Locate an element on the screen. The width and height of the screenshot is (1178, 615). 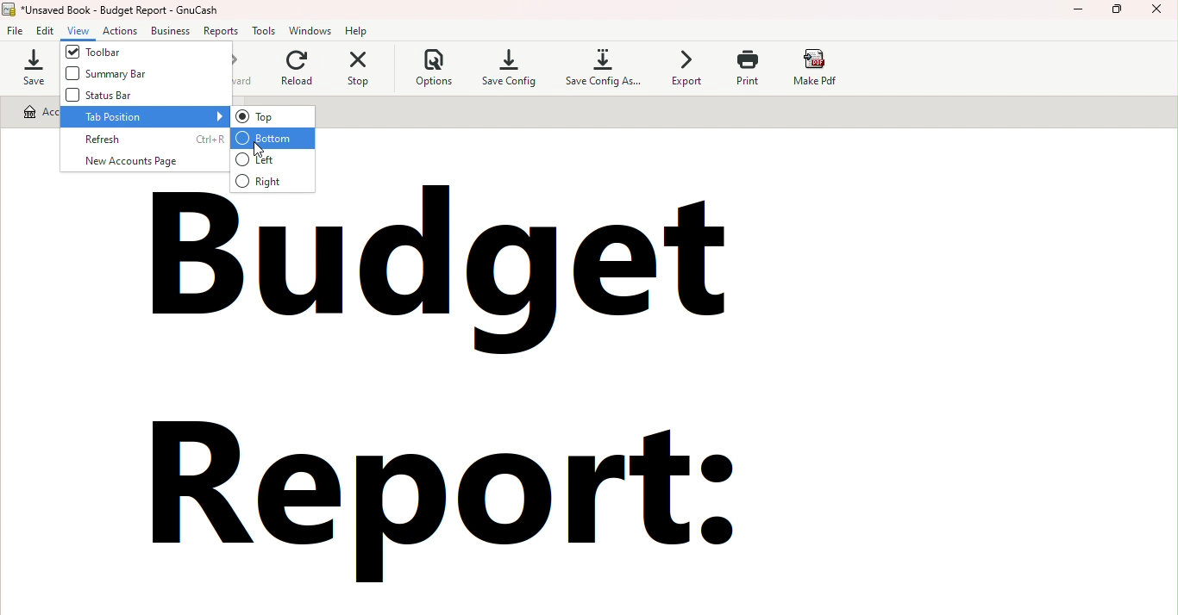
Right is located at coordinates (273, 181).